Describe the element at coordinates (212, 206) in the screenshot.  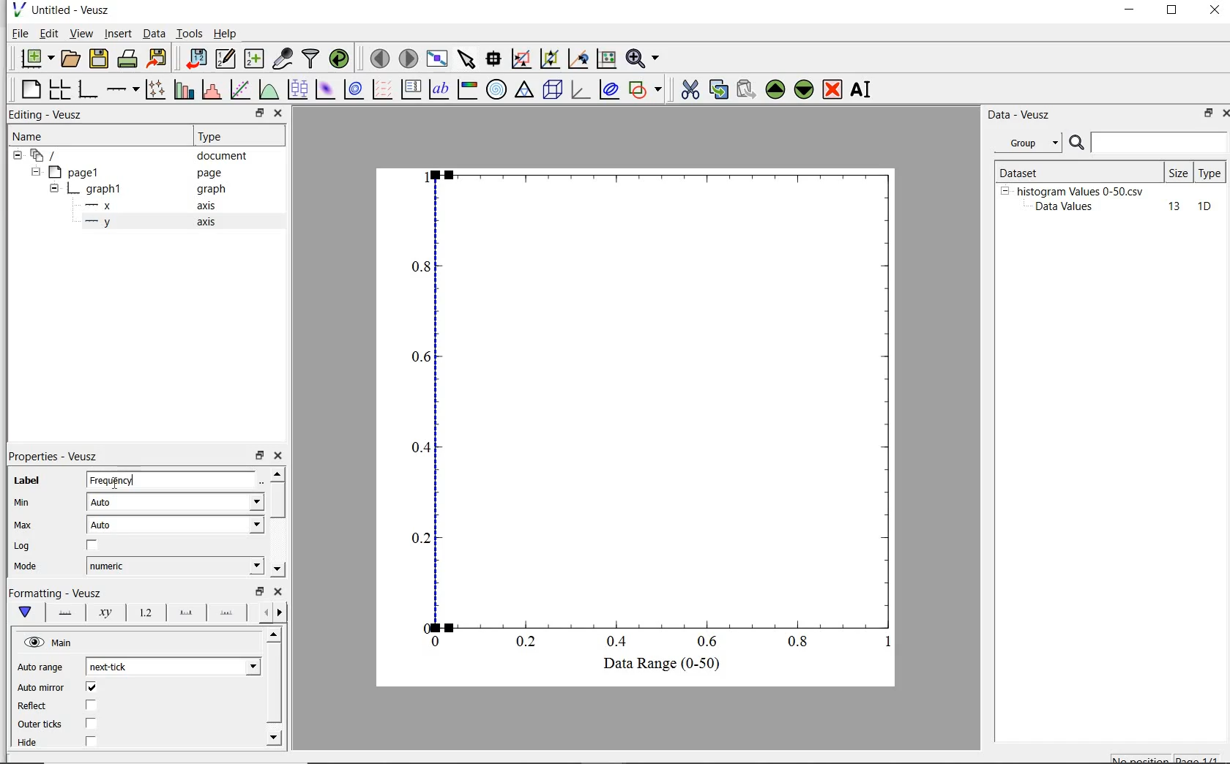
I see `axis` at that location.